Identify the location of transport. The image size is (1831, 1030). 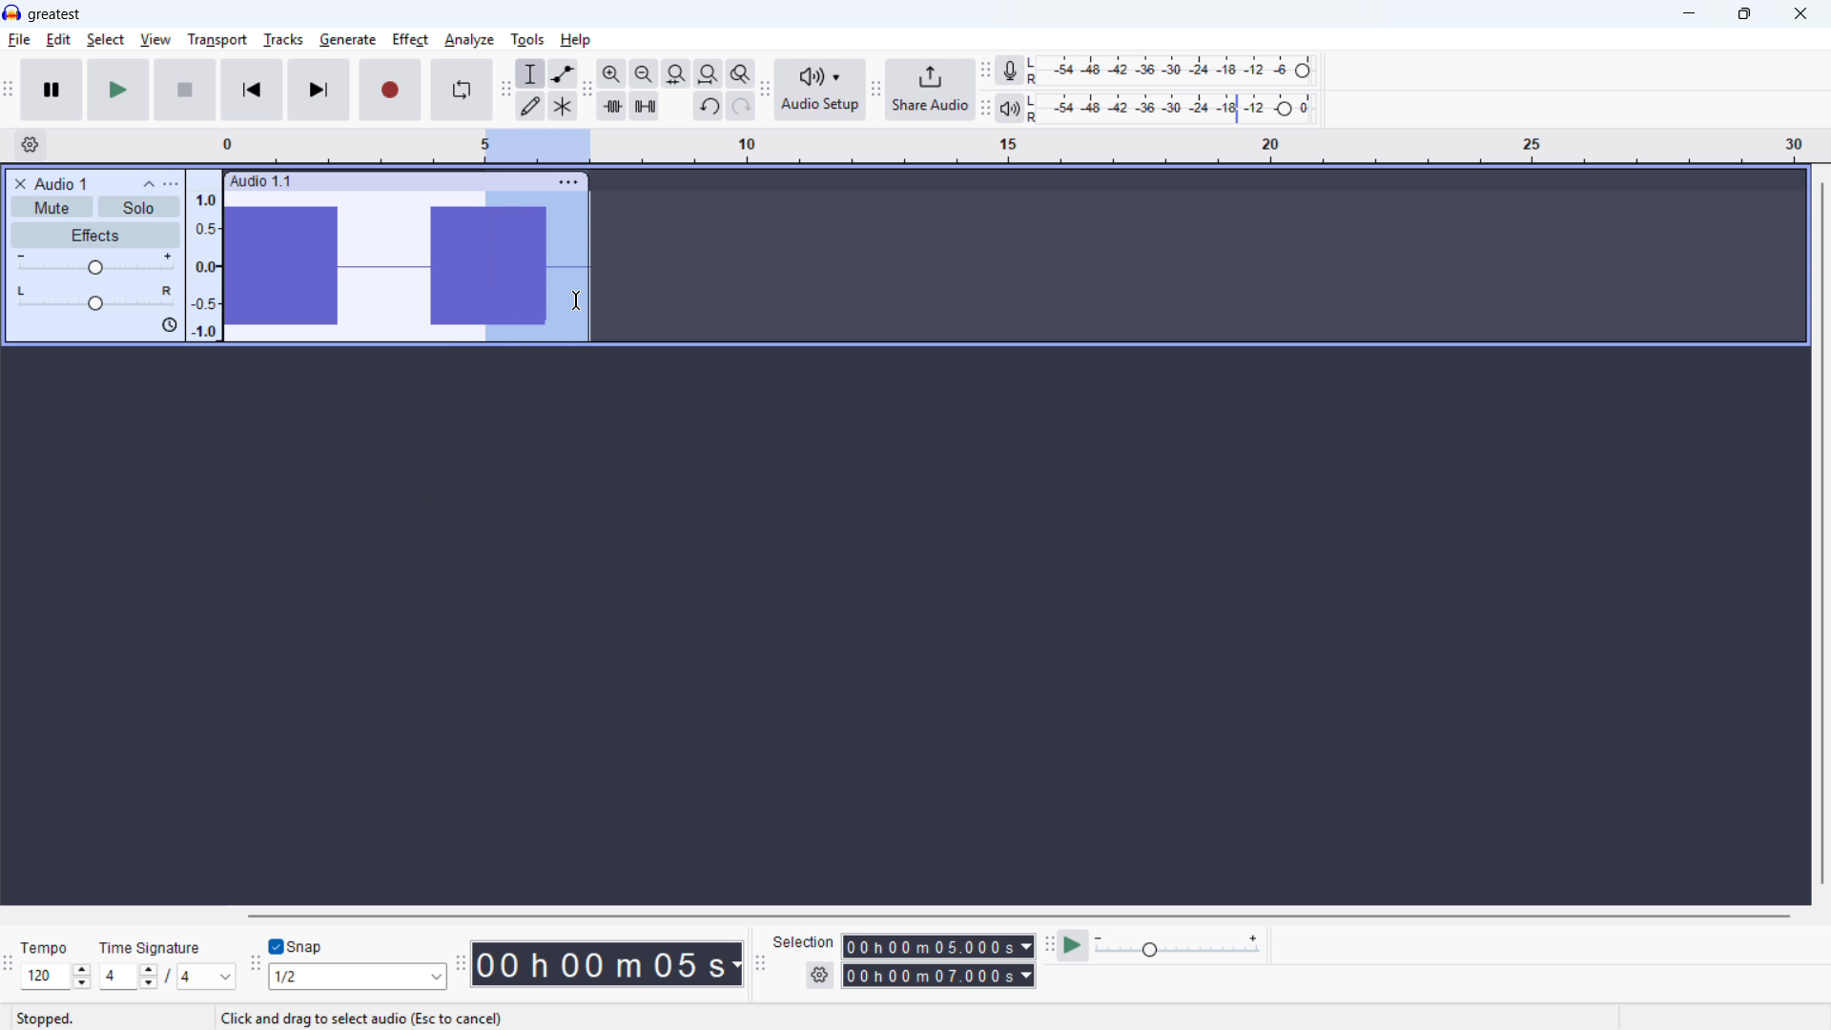
(217, 40).